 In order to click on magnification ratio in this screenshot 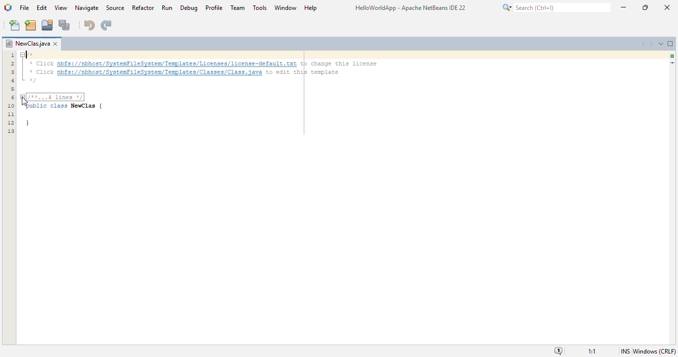, I will do `click(592, 352)`.